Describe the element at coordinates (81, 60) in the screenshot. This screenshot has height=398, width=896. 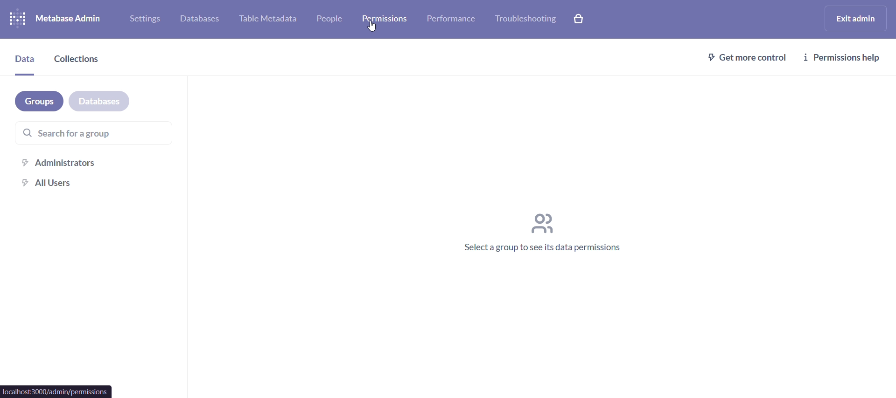
I see `collections` at that location.